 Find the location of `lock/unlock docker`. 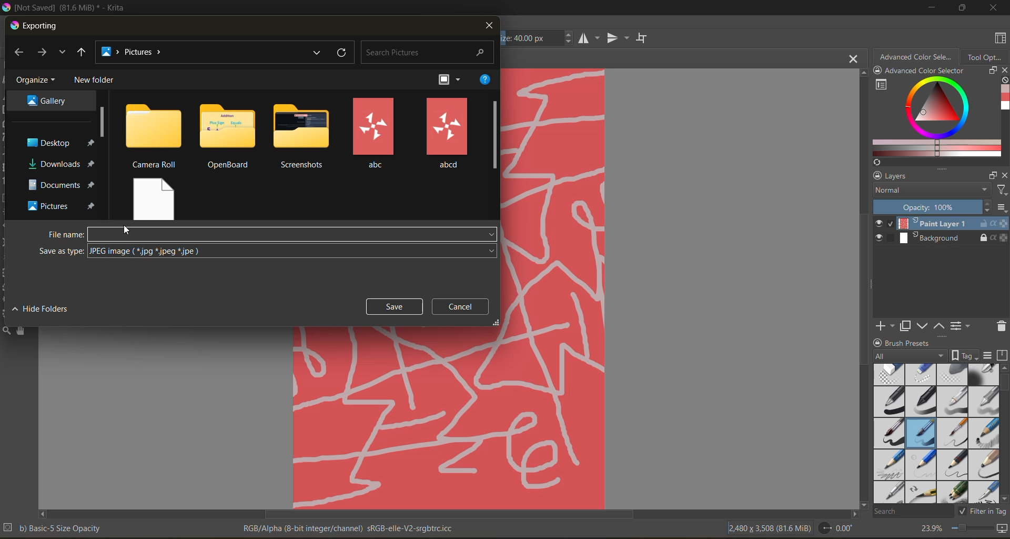

lock/unlock docker is located at coordinates (875, 176).